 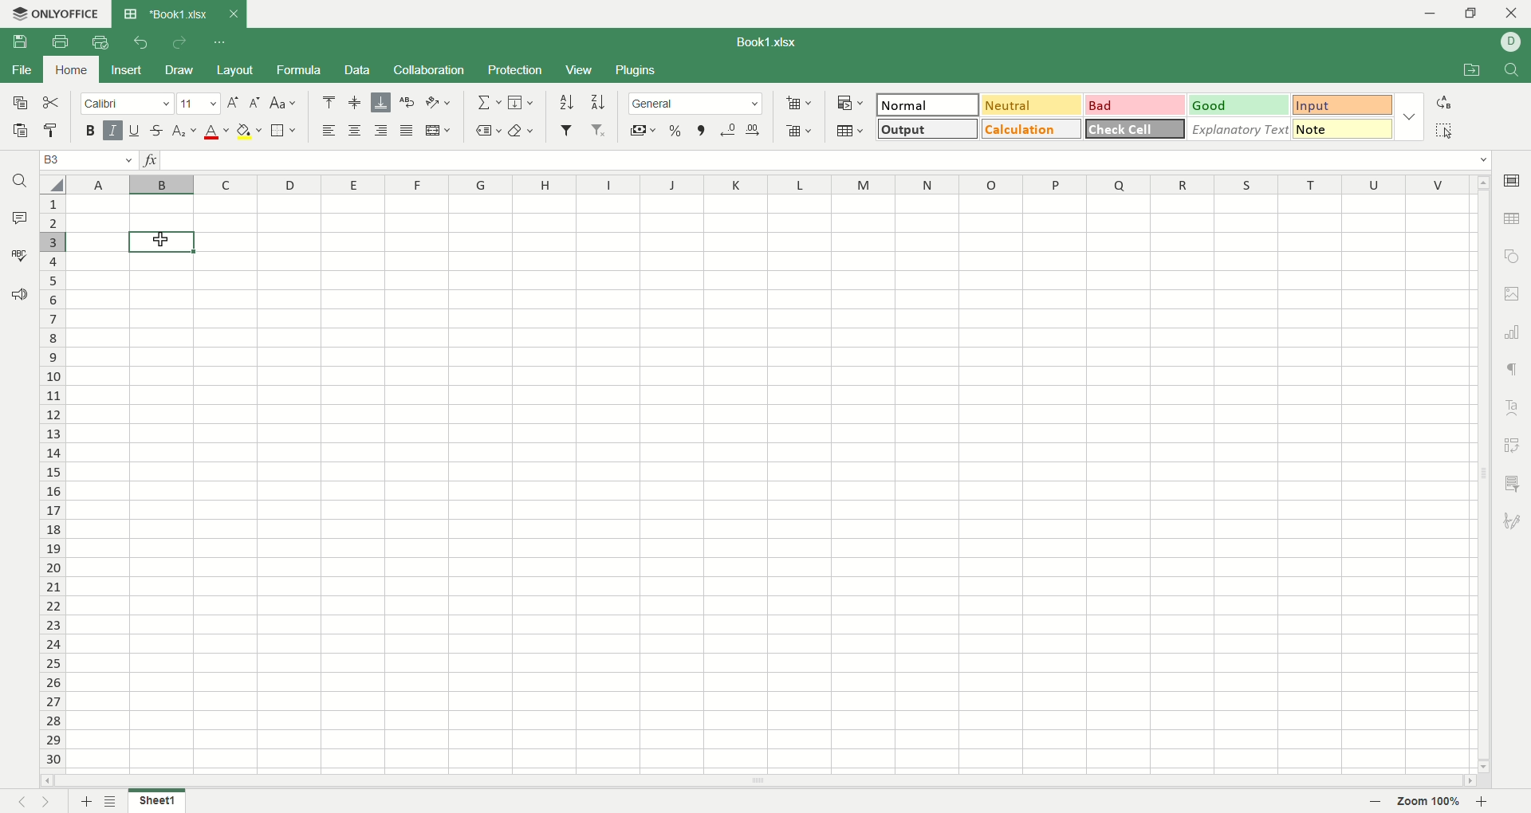 I want to click on copy style, so click(x=51, y=130).